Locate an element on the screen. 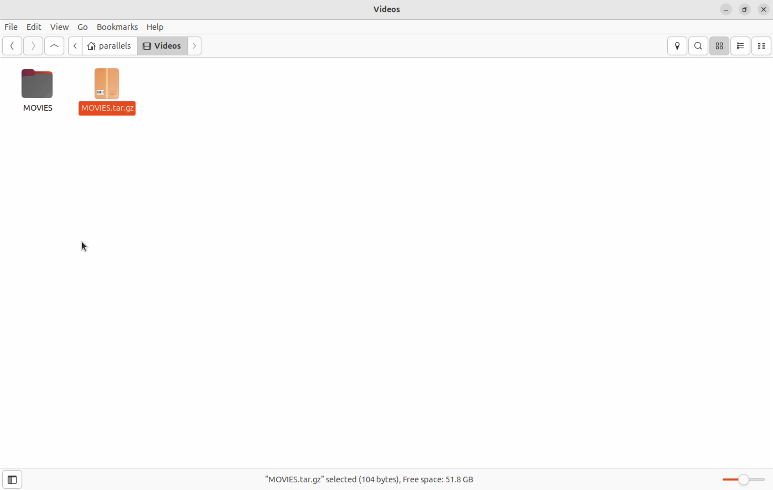 The height and width of the screenshot is (490, 773). view is located at coordinates (59, 27).